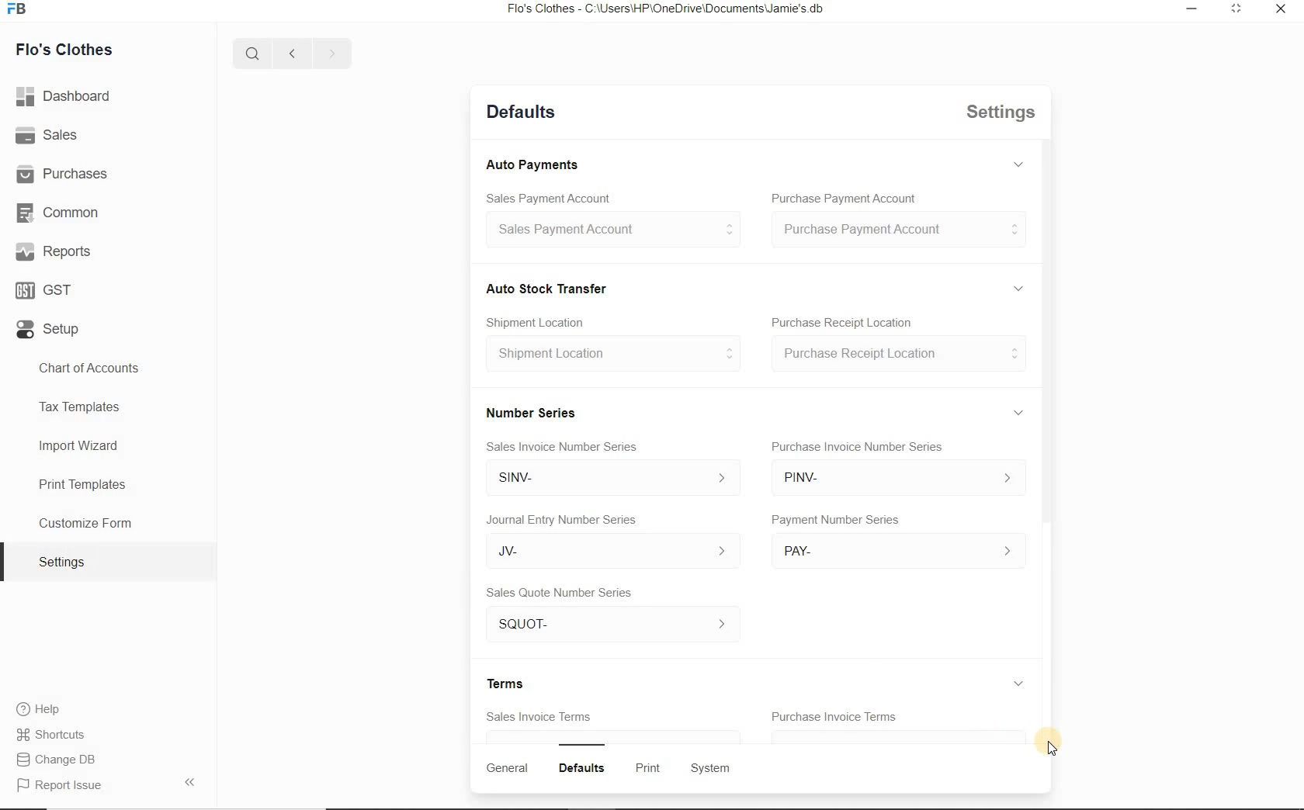 This screenshot has width=1304, height=810. Describe the element at coordinates (560, 593) in the screenshot. I see `Sales Quote Number Series` at that location.